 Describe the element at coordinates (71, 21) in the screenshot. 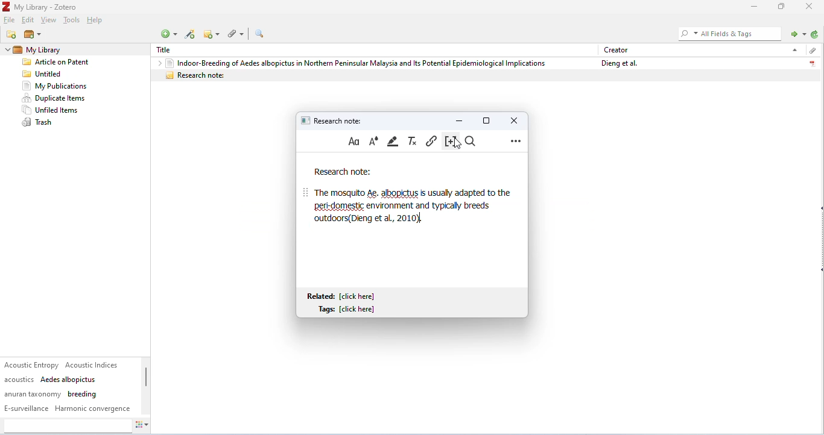

I see `tools` at that location.